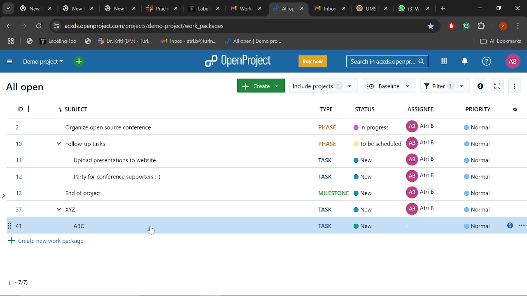  What do you see at coordinates (39, 27) in the screenshot?
I see `Refresh` at bounding box center [39, 27].